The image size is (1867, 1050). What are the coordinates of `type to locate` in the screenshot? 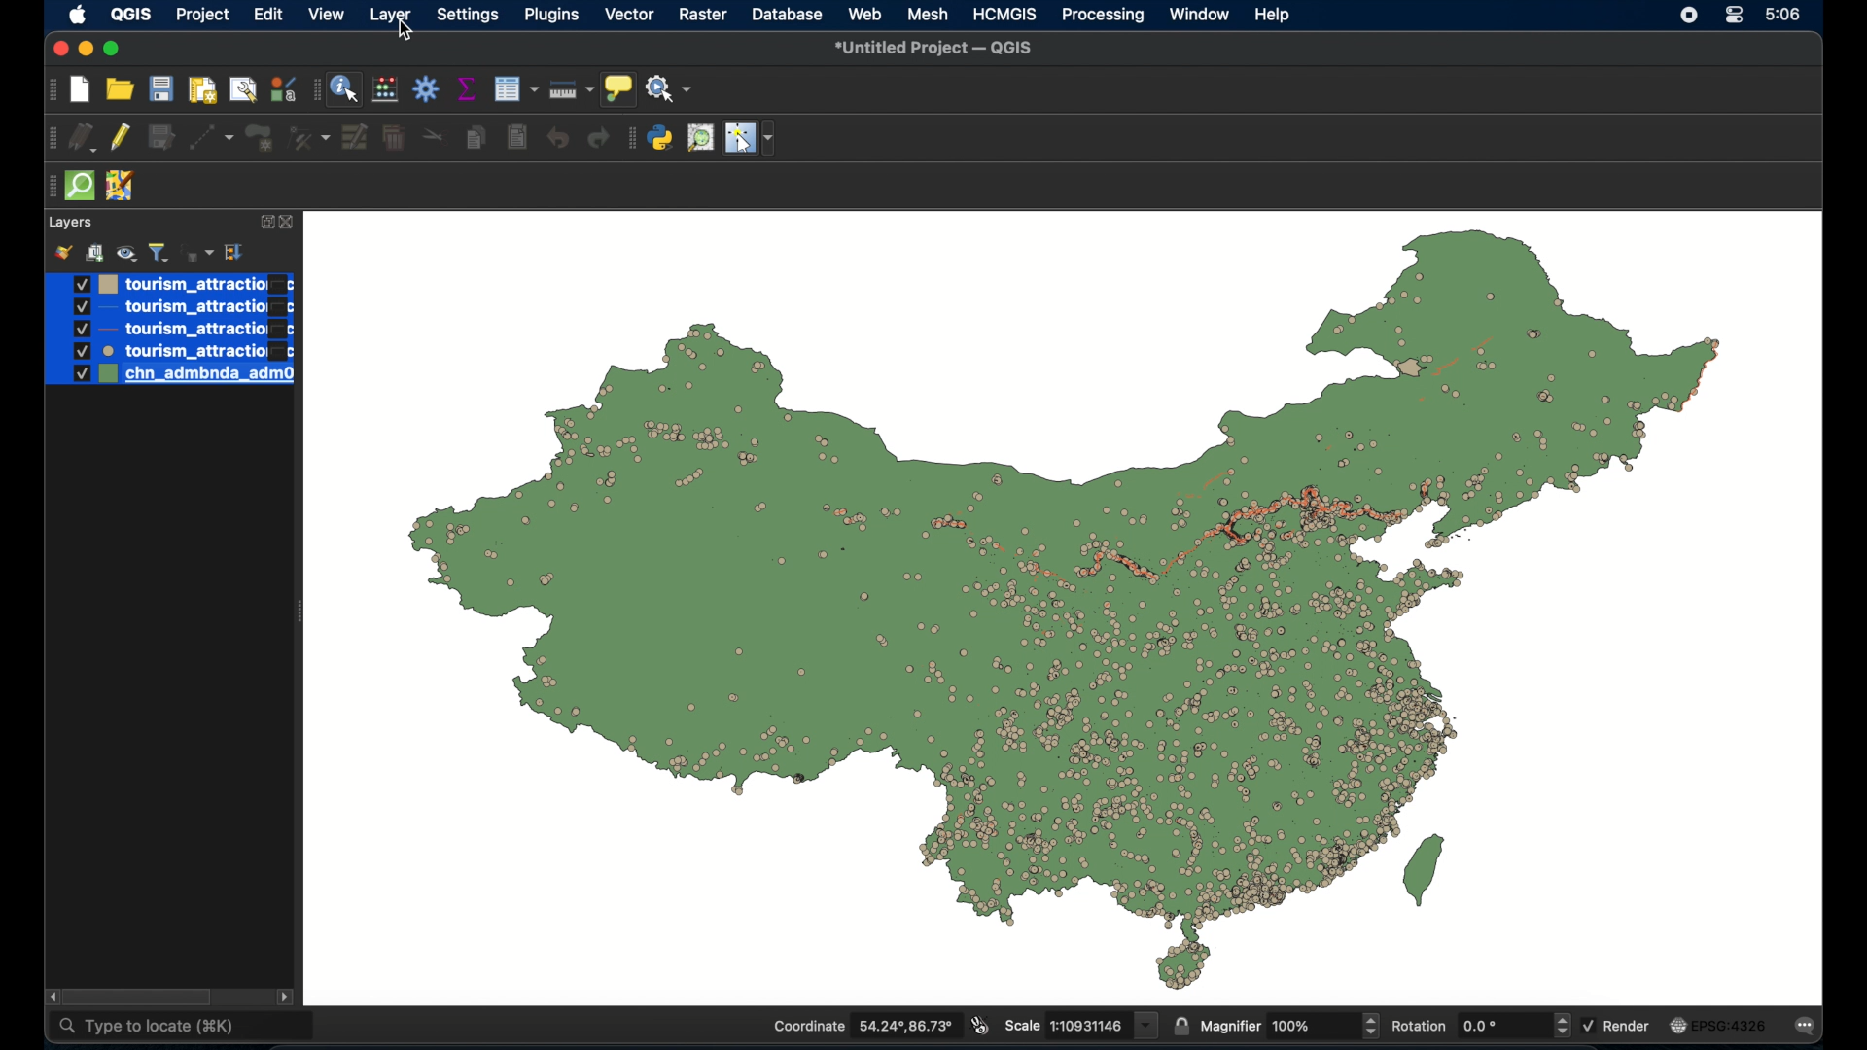 It's located at (183, 1026).